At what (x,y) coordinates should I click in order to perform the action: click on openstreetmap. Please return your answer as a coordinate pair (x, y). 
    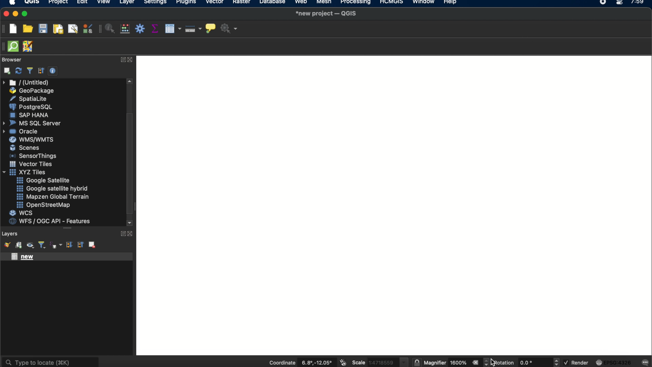
    Looking at the image, I should click on (43, 205).